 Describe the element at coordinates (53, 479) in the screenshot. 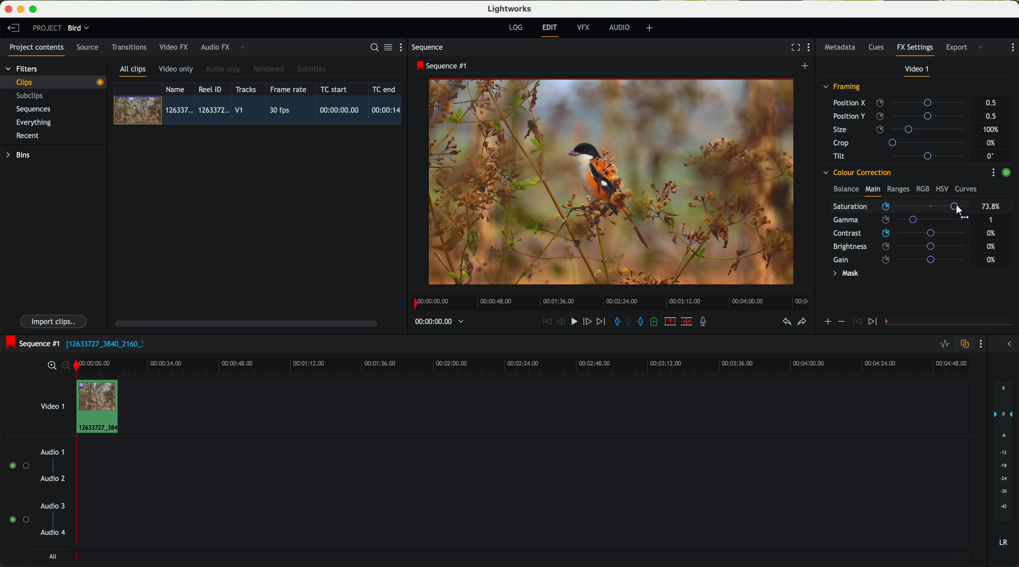

I see `audio 2` at that location.